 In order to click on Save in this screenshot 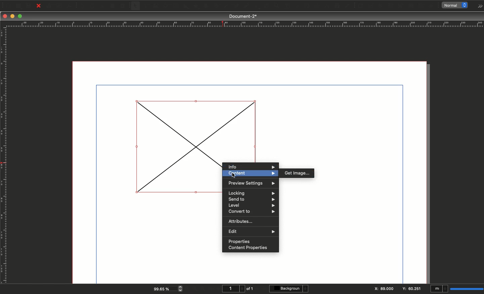, I will do `click(30, 5)`.